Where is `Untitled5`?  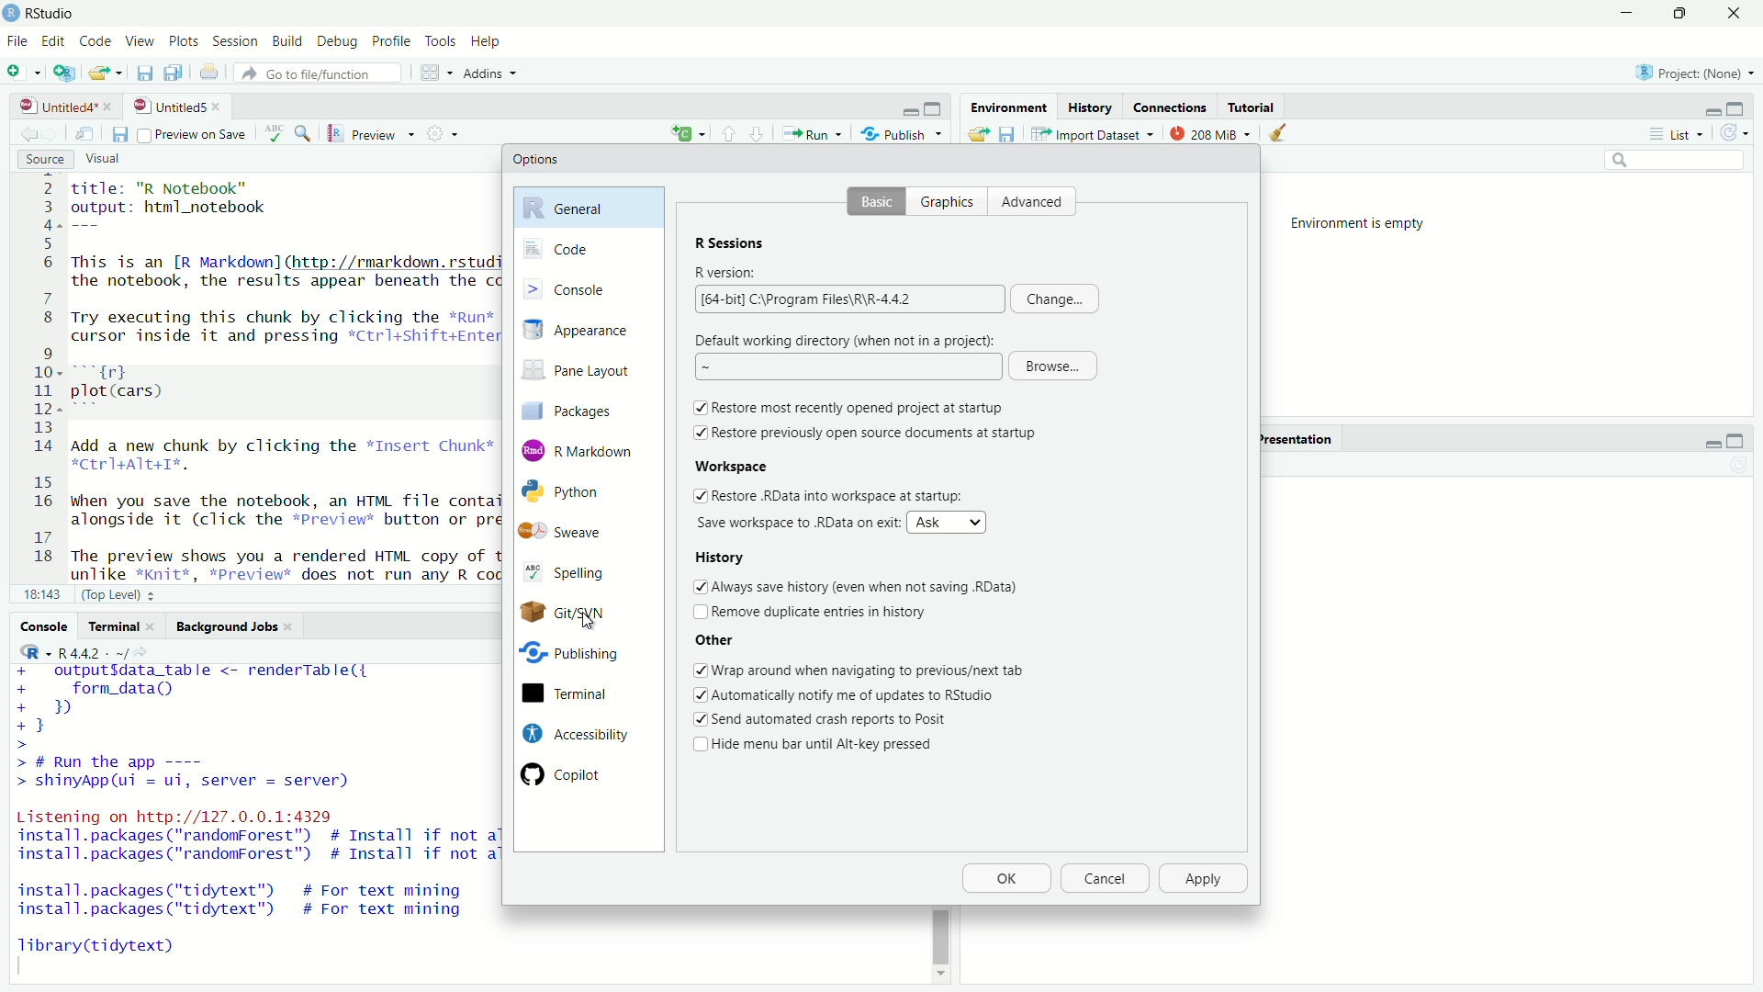 Untitled5 is located at coordinates (167, 107).